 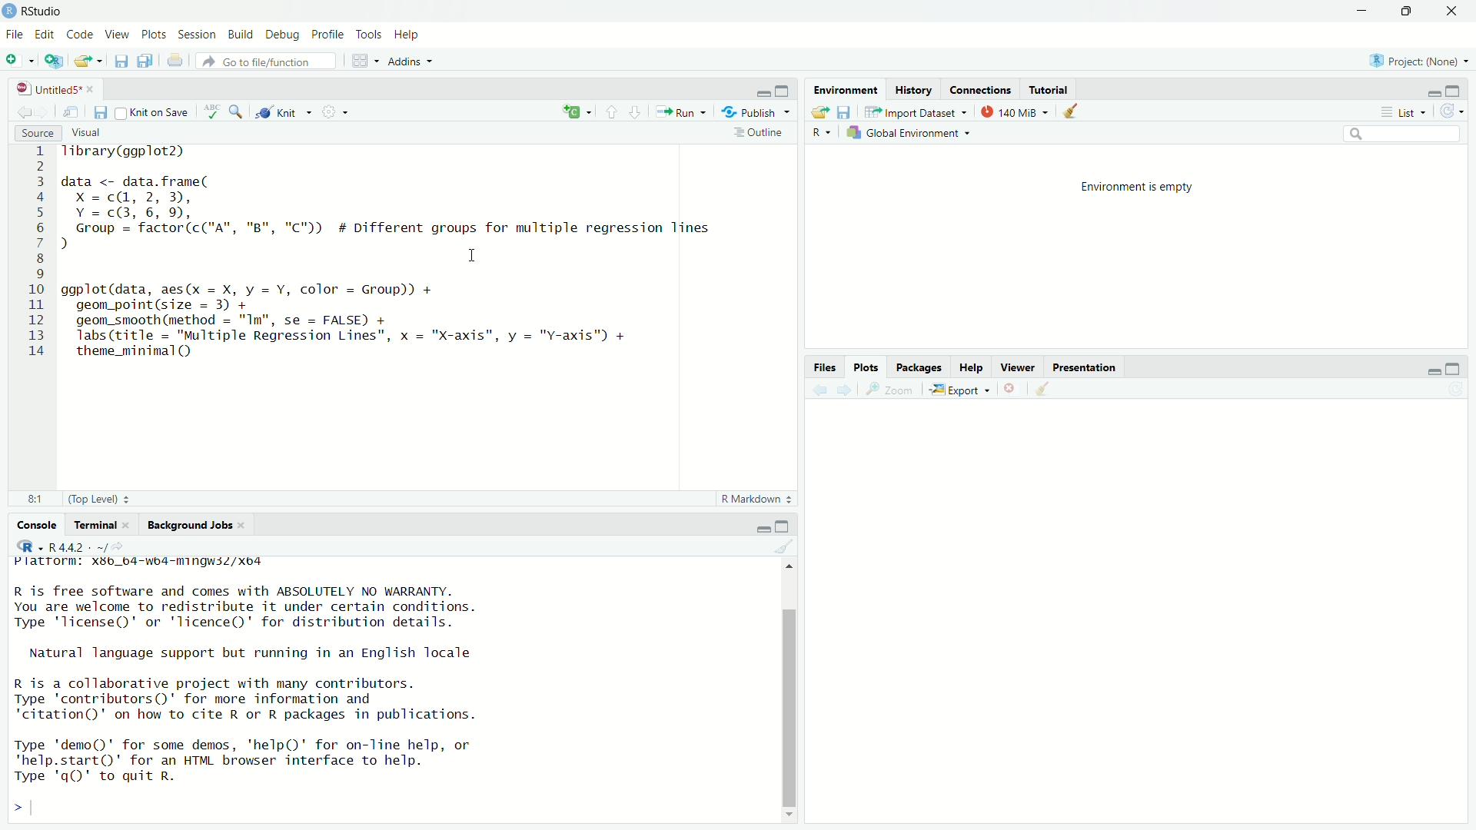 I want to click on Publish ~, so click(x=756, y=113).